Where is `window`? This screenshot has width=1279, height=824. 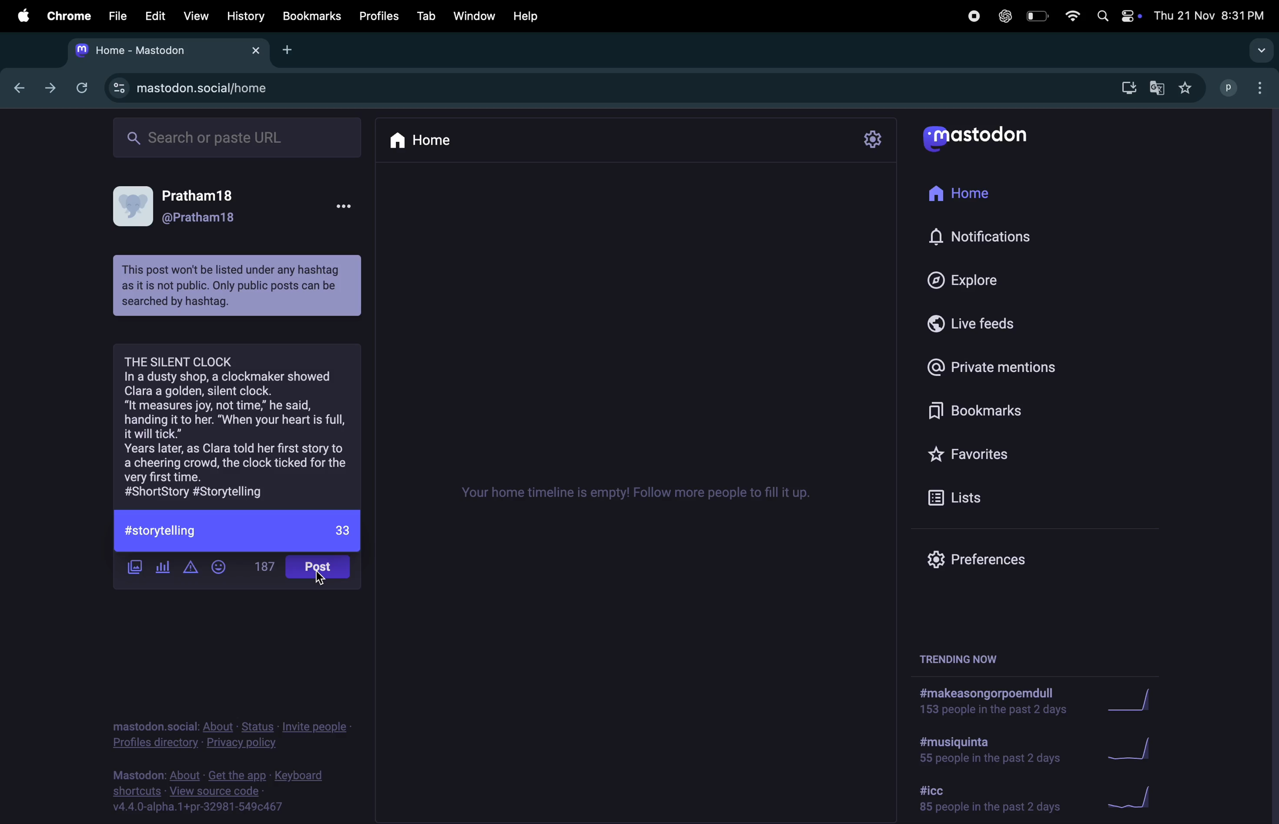
window is located at coordinates (473, 16).